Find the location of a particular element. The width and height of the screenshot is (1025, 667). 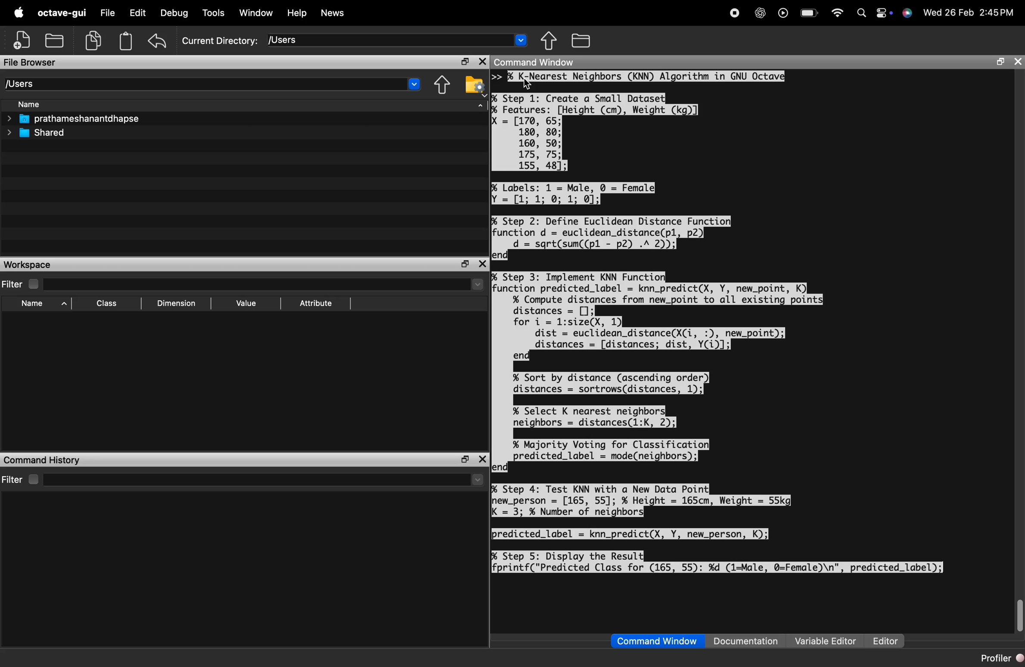

prathameshanantdhapse is located at coordinates (81, 120).